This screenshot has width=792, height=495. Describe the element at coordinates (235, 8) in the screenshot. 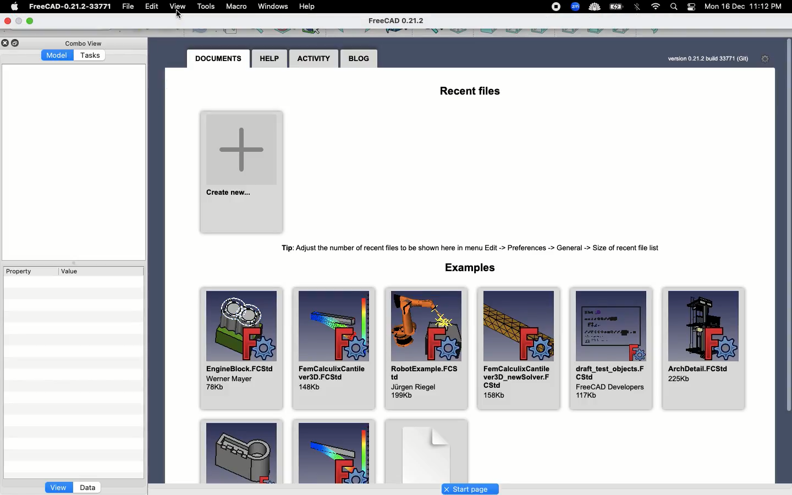

I see `Macro` at that location.